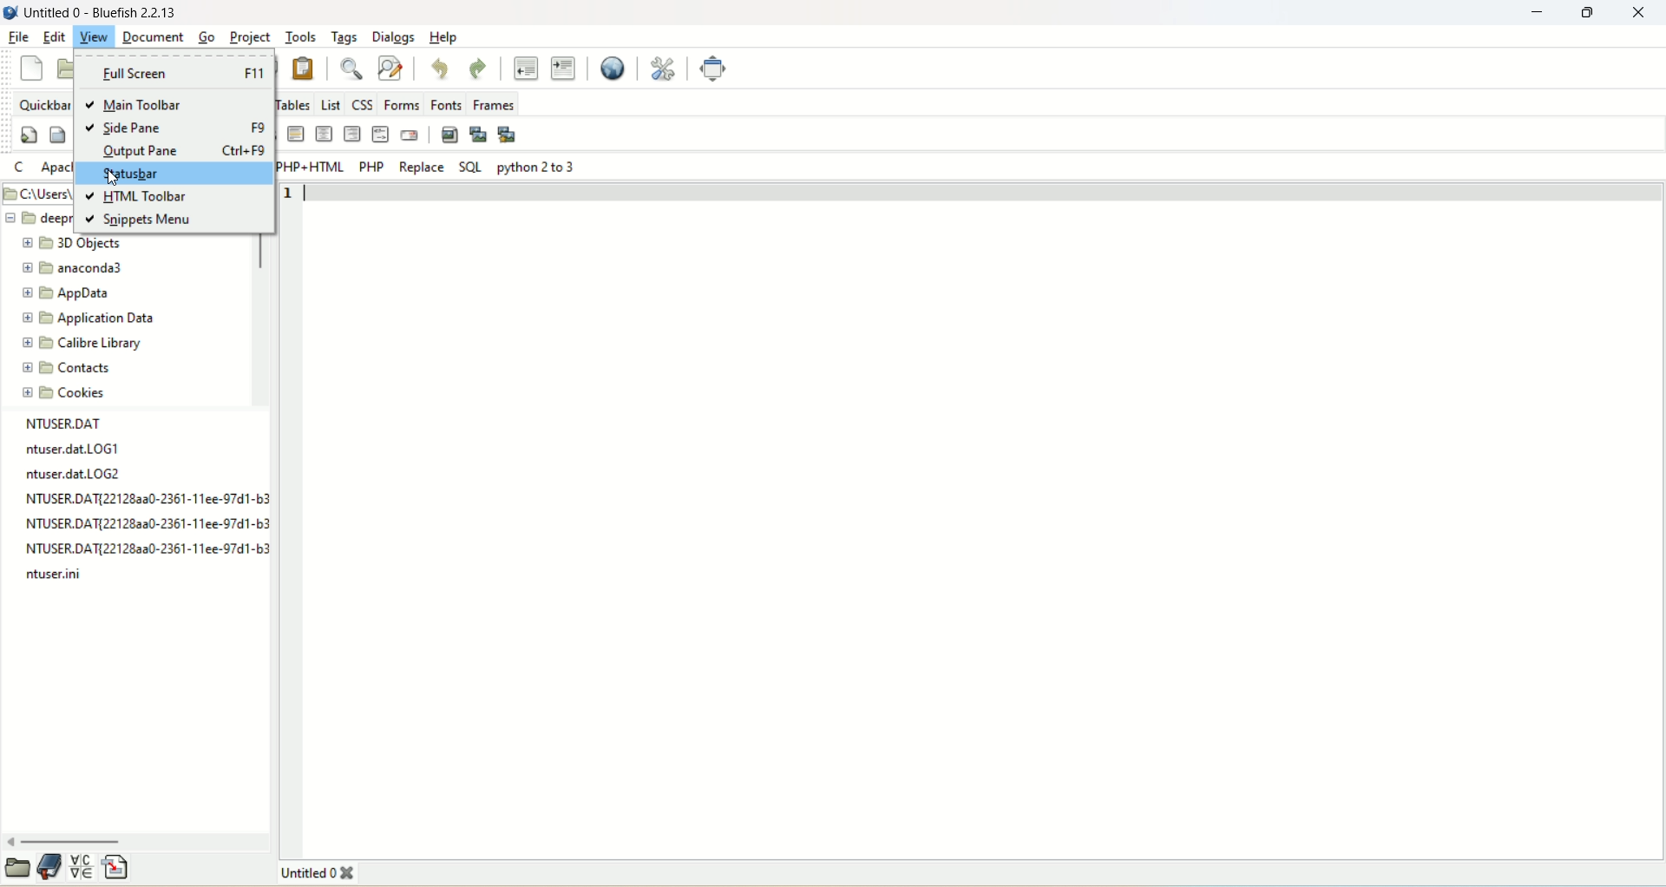  What do you see at coordinates (140, 199) in the screenshot?
I see `HTML toolbar` at bounding box center [140, 199].